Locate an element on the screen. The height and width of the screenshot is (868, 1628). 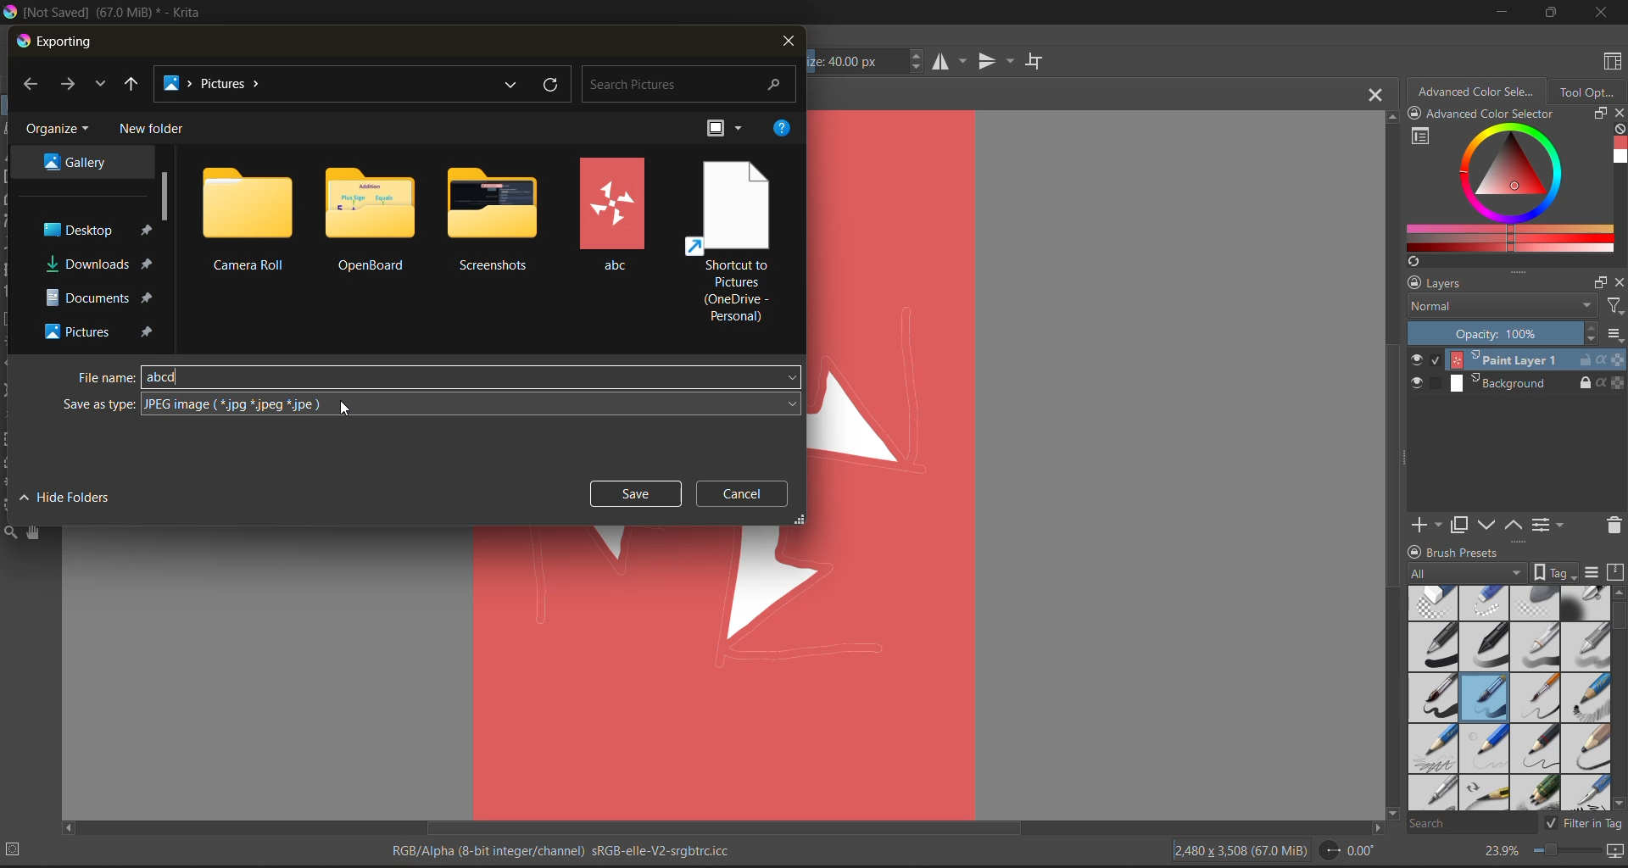
file name is located at coordinates (469, 375).